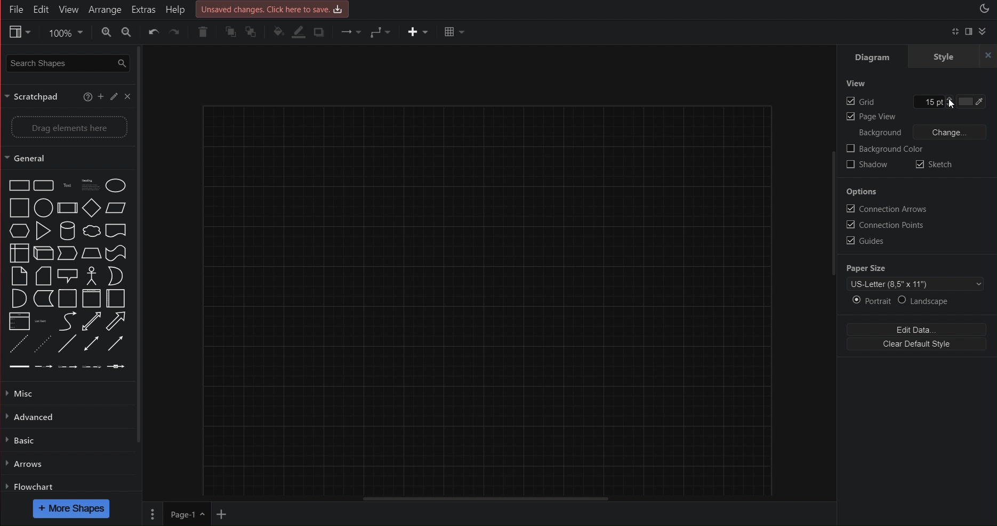 Image resolution: width=997 pixels, height=526 pixels. I want to click on Triangle, so click(42, 228).